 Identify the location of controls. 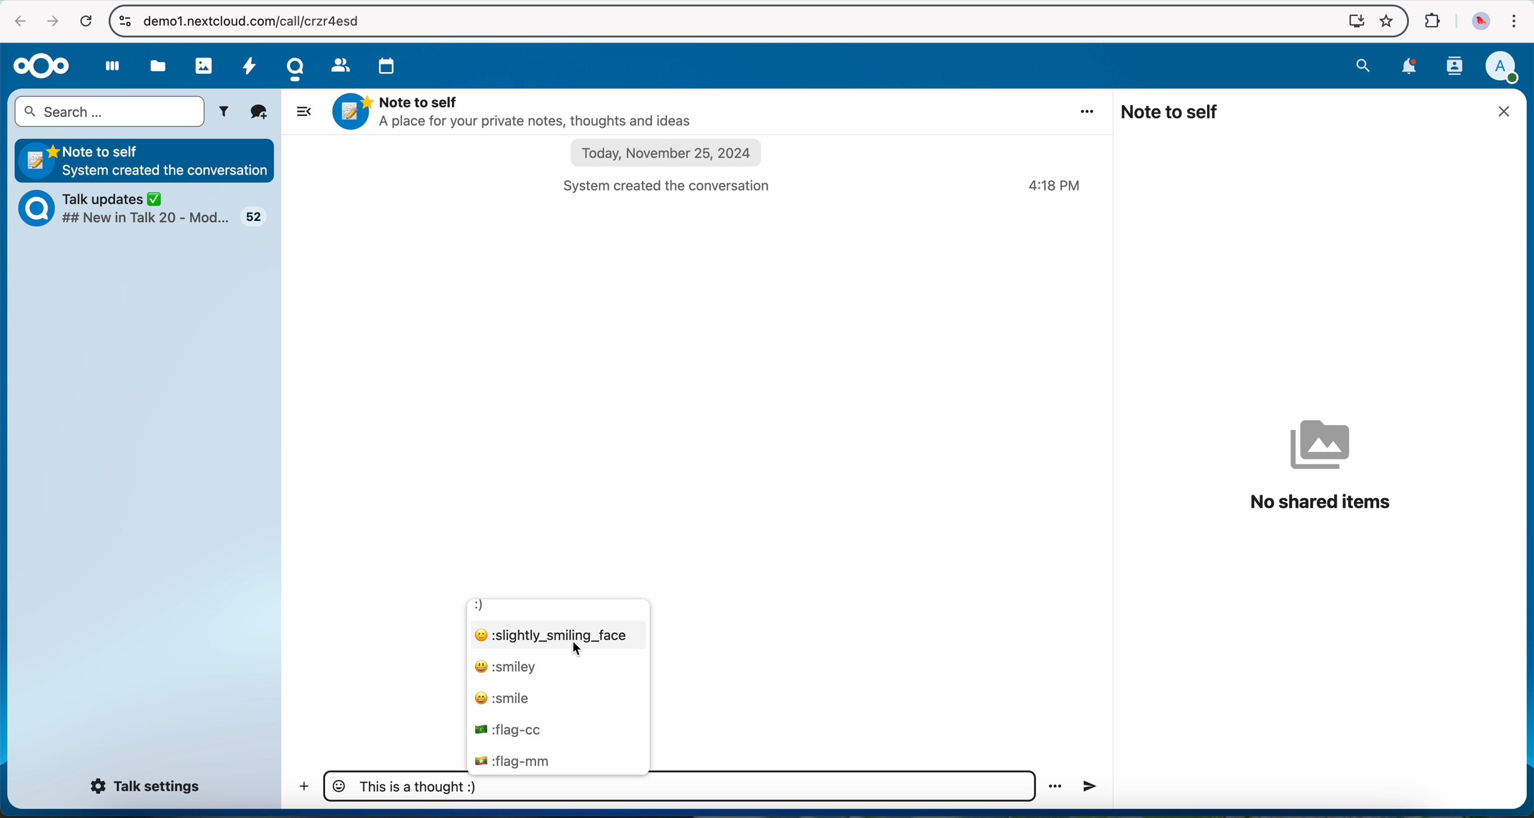
(123, 20).